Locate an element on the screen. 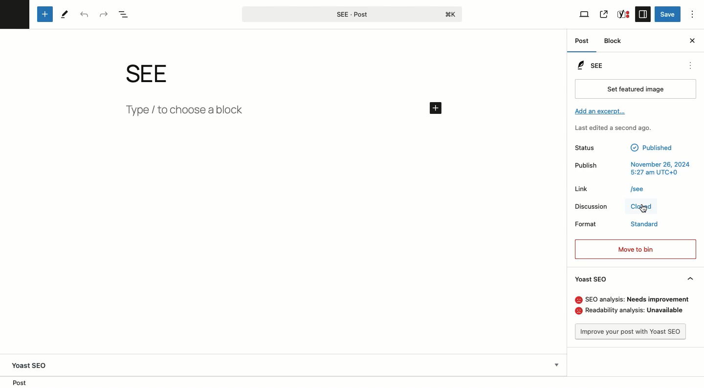 The image size is (704, 388). Last edited a second ago is located at coordinates (618, 129).